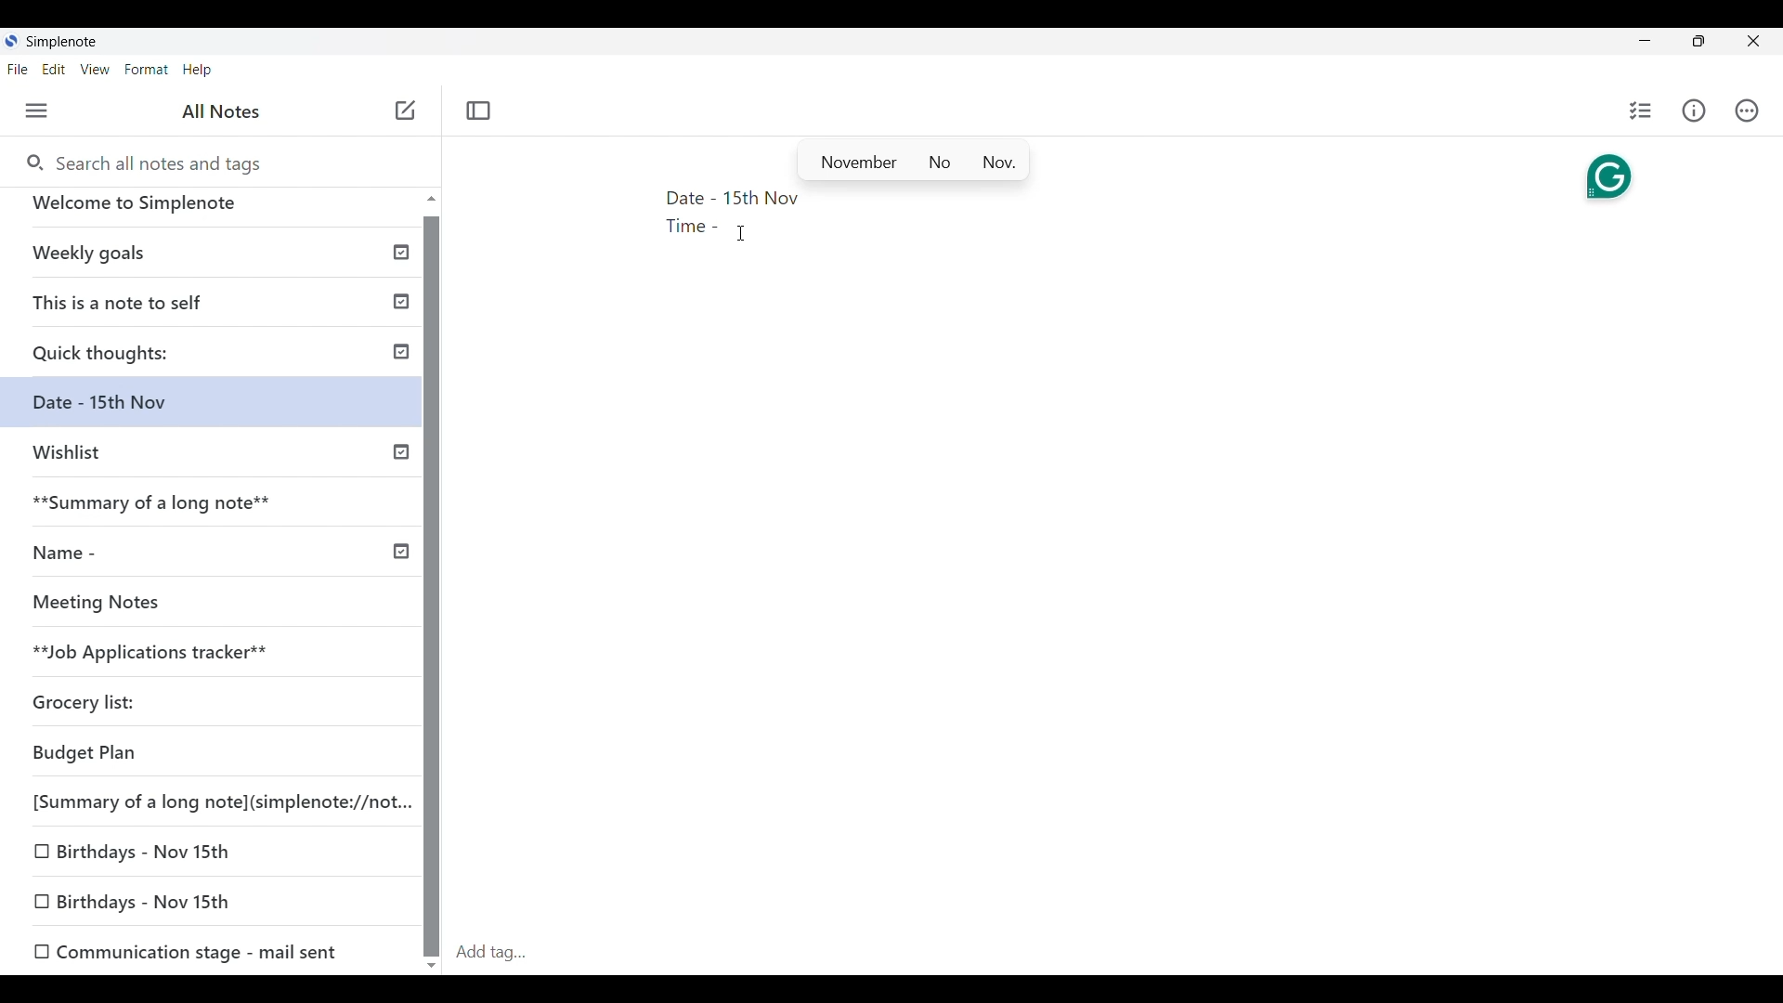 The height and width of the screenshot is (1003, 1783). What do you see at coordinates (431, 587) in the screenshot?
I see `Vertical slide bar for left panel` at bounding box center [431, 587].